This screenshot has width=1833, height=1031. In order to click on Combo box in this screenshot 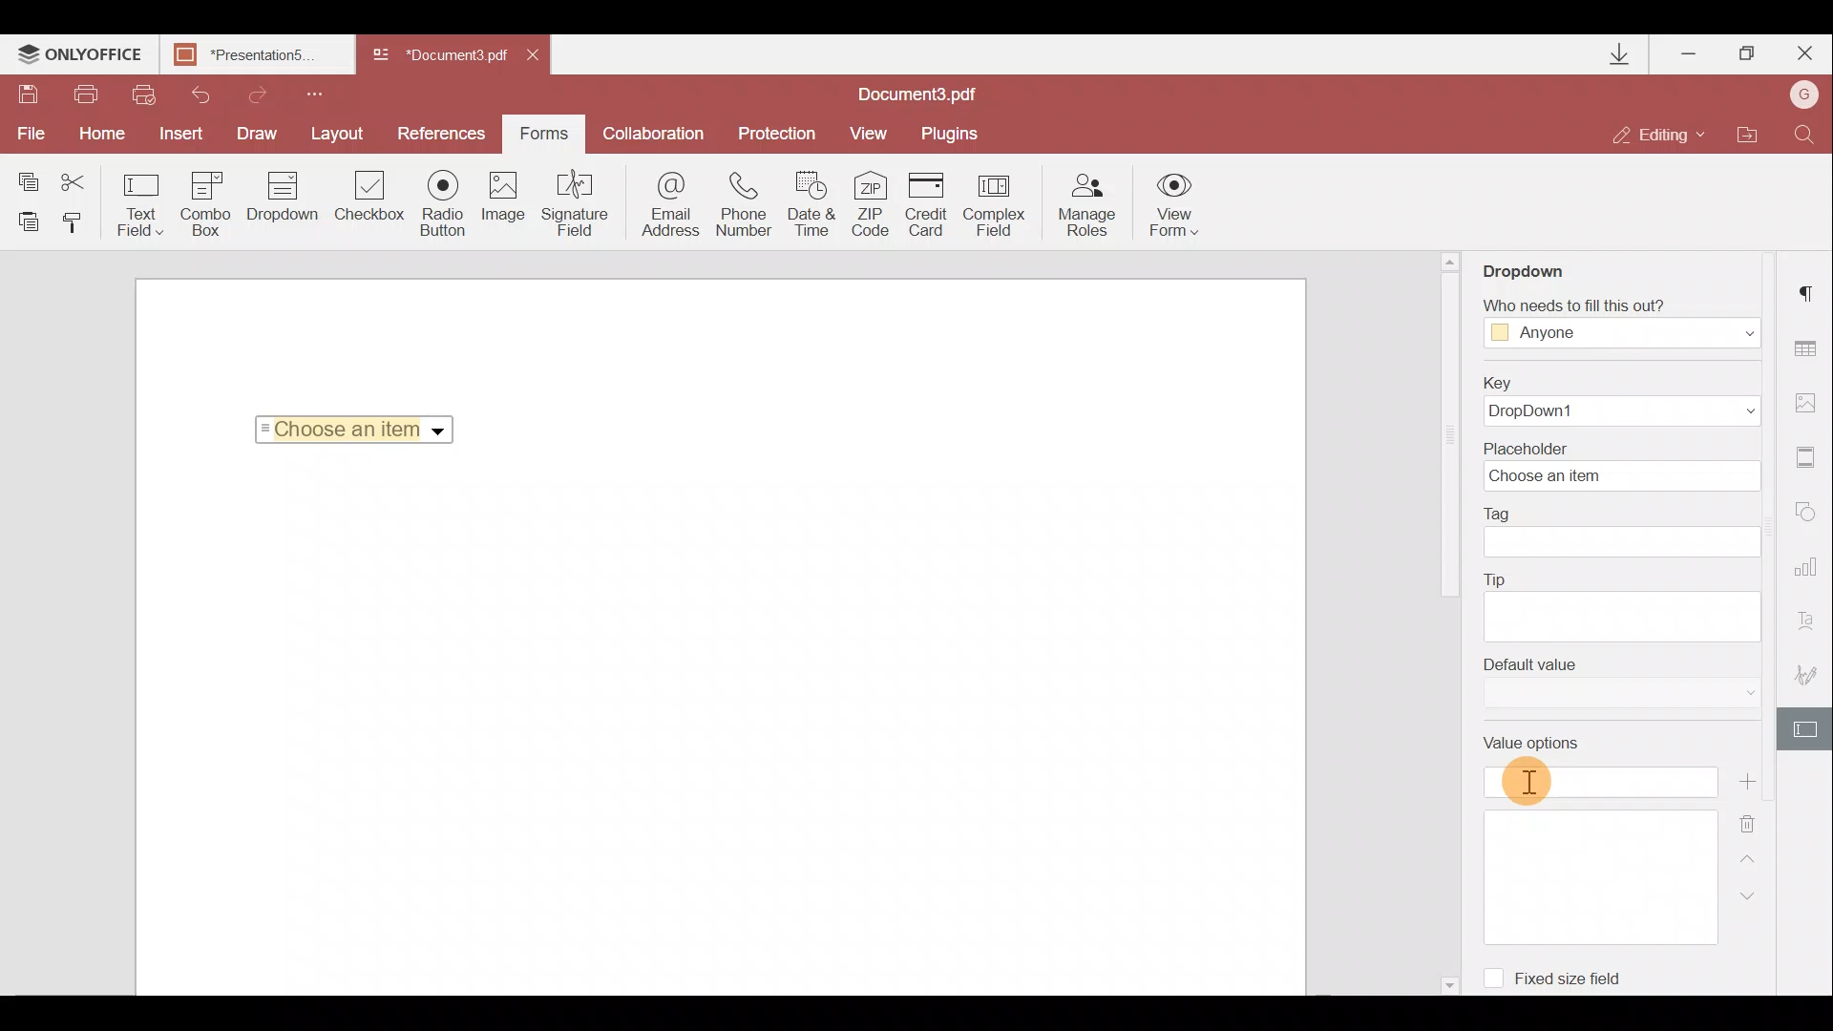, I will do `click(206, 200)`.